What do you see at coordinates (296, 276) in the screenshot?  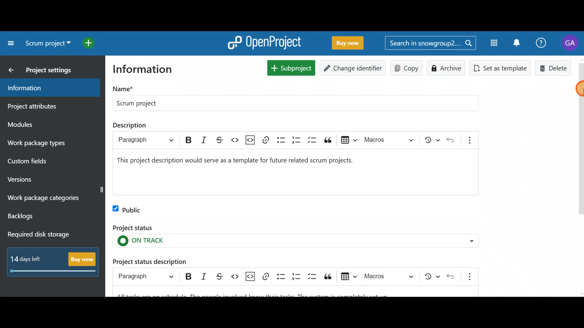 I see `Numbered list` at bounding box center [296, 276].